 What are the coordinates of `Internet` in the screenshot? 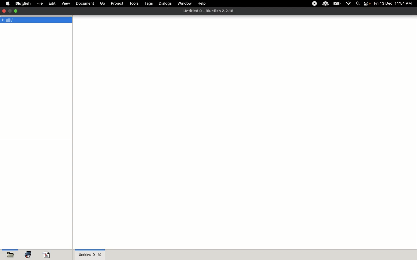 It's located at (349, 4).